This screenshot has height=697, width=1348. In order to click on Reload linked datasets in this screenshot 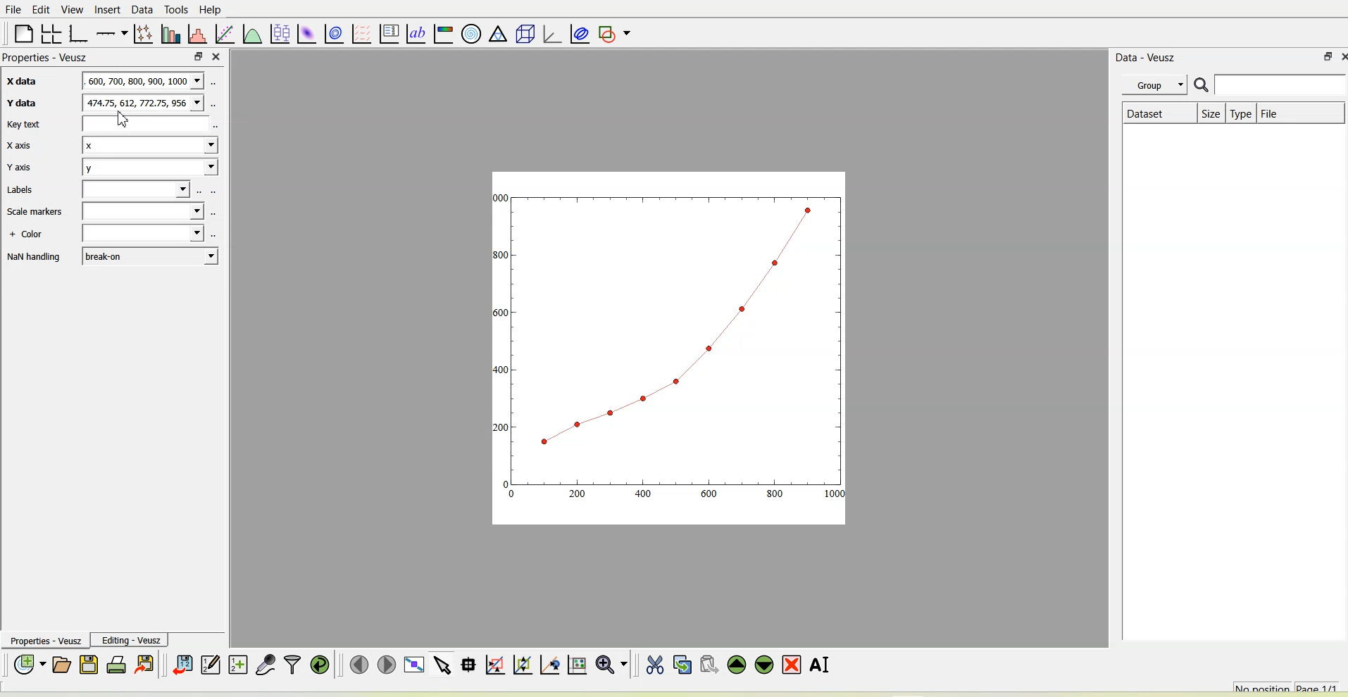, I will do `click(320, 664)`.